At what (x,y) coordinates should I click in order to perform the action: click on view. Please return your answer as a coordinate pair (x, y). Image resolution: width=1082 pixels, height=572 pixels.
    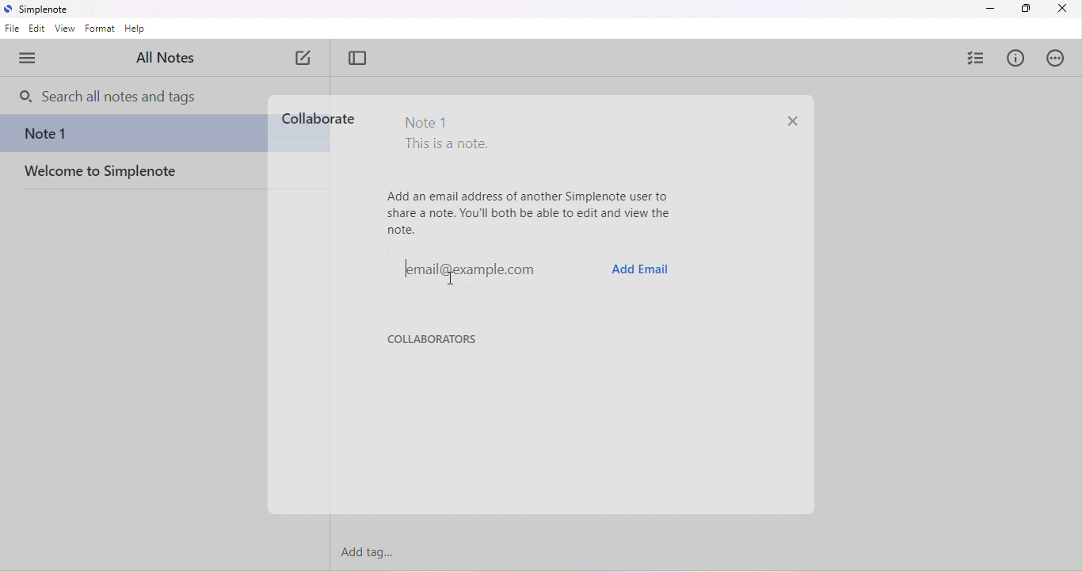
    Looking at the image, I should click on (65, 29).